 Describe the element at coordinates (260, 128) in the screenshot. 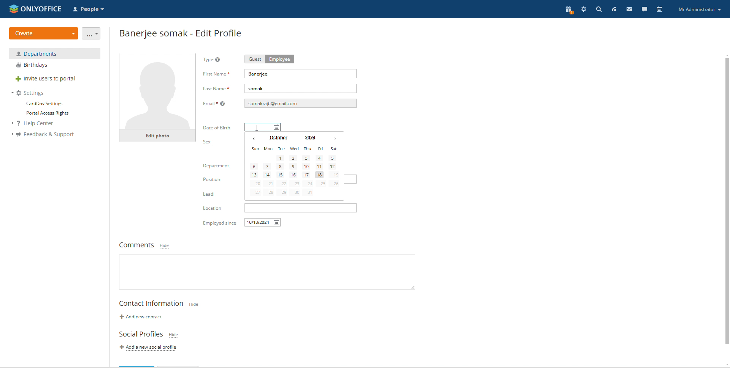

I see `mouse pointer` at that location.